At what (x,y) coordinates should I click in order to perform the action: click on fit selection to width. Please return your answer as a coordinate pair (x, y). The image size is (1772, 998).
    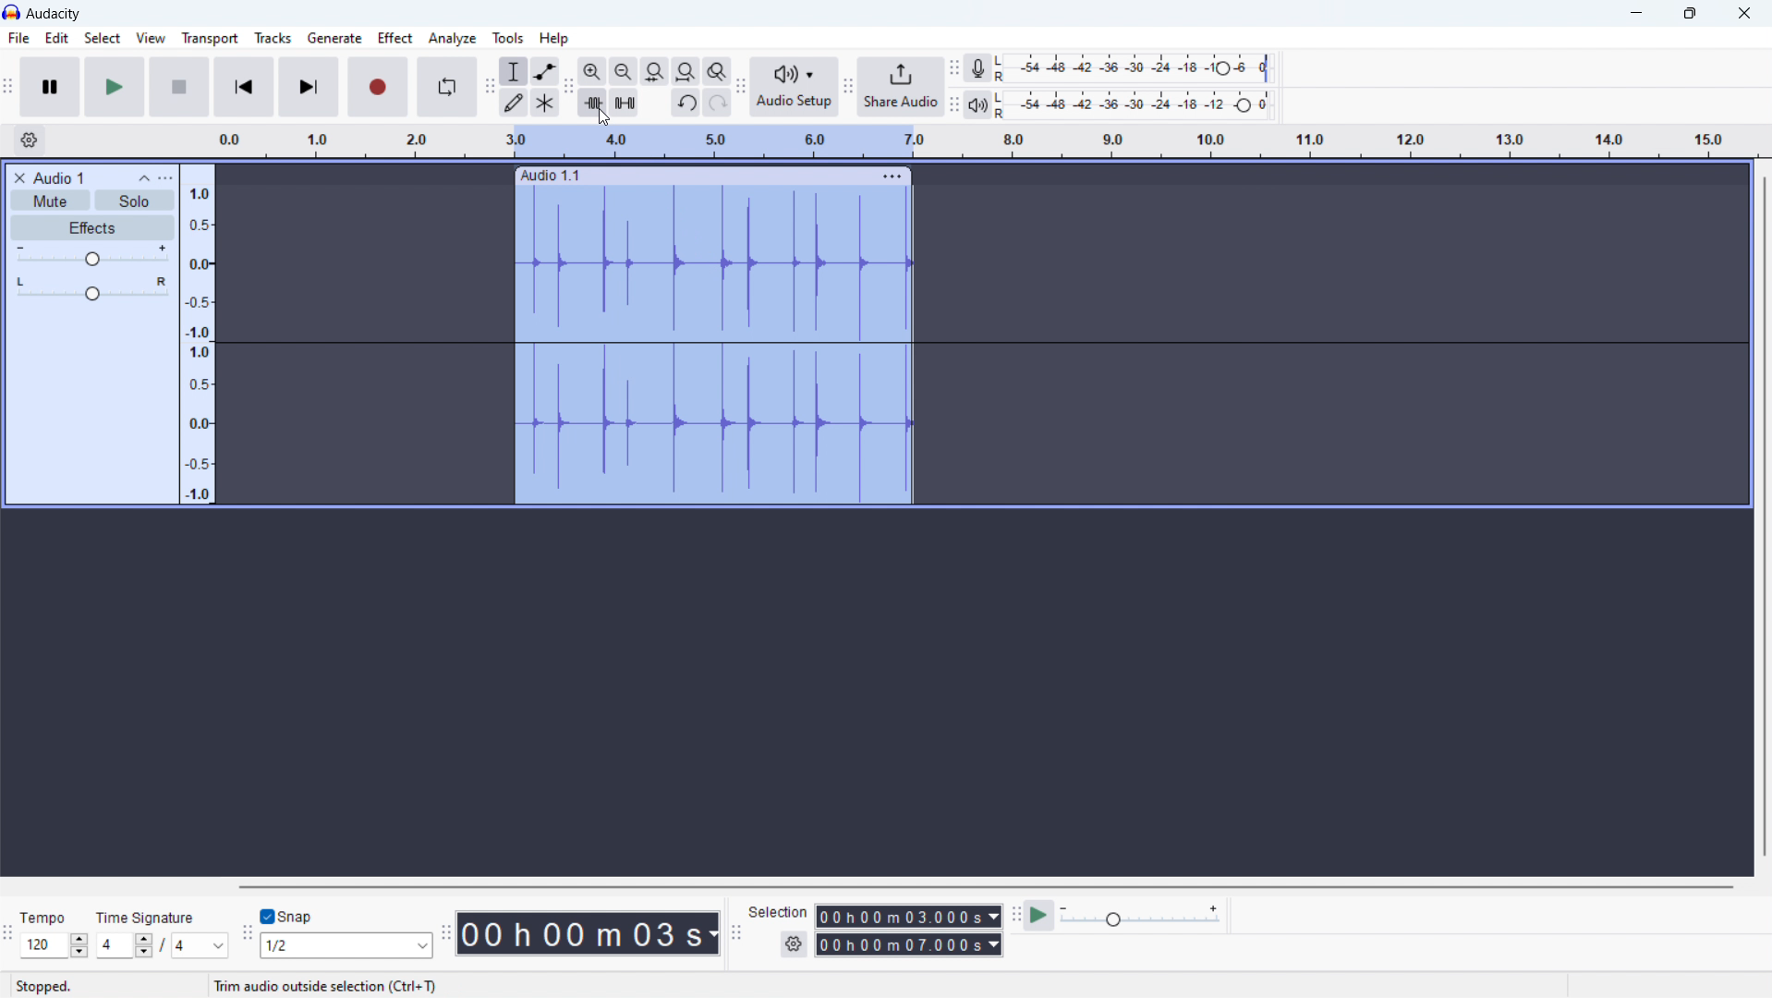
    Looking at the image, I should click on (654, 71).